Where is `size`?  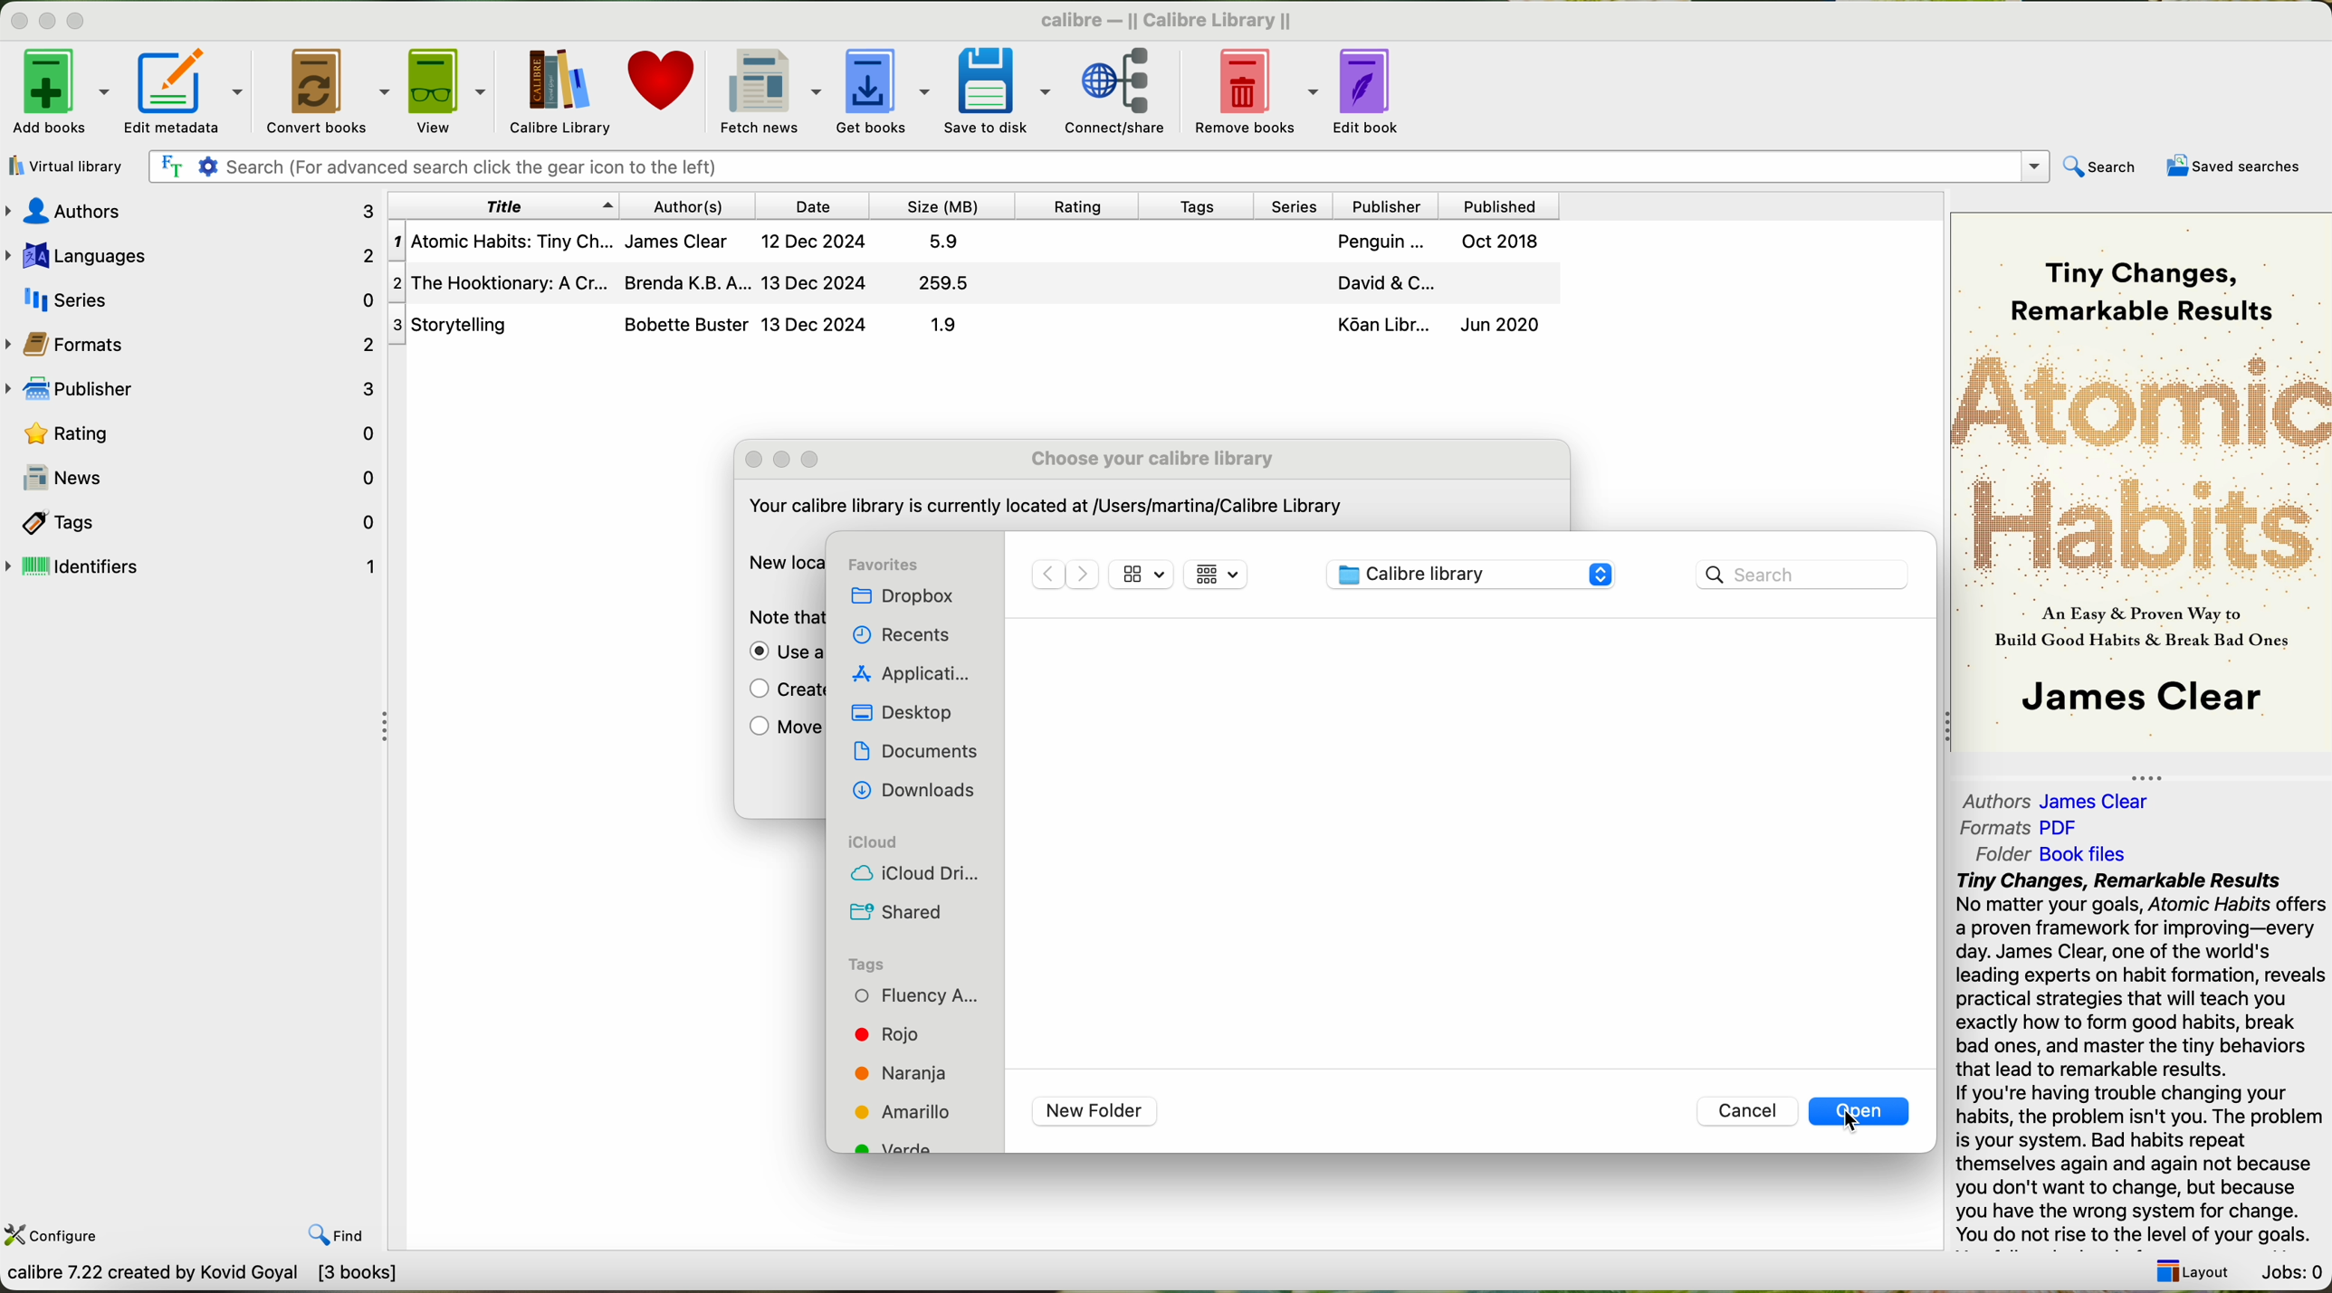
size is located at coordinates (943, 206).